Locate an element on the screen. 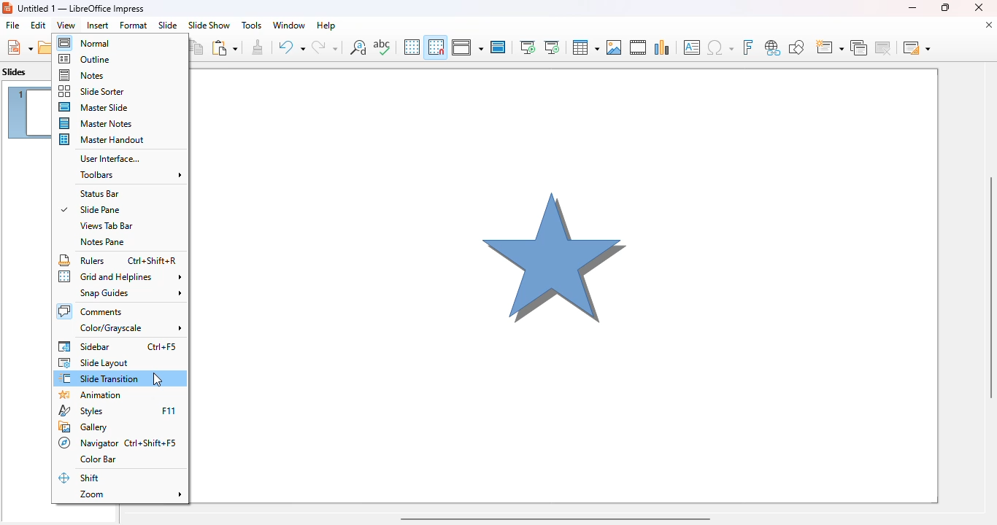  slide show is located at coordinates (209, 25).